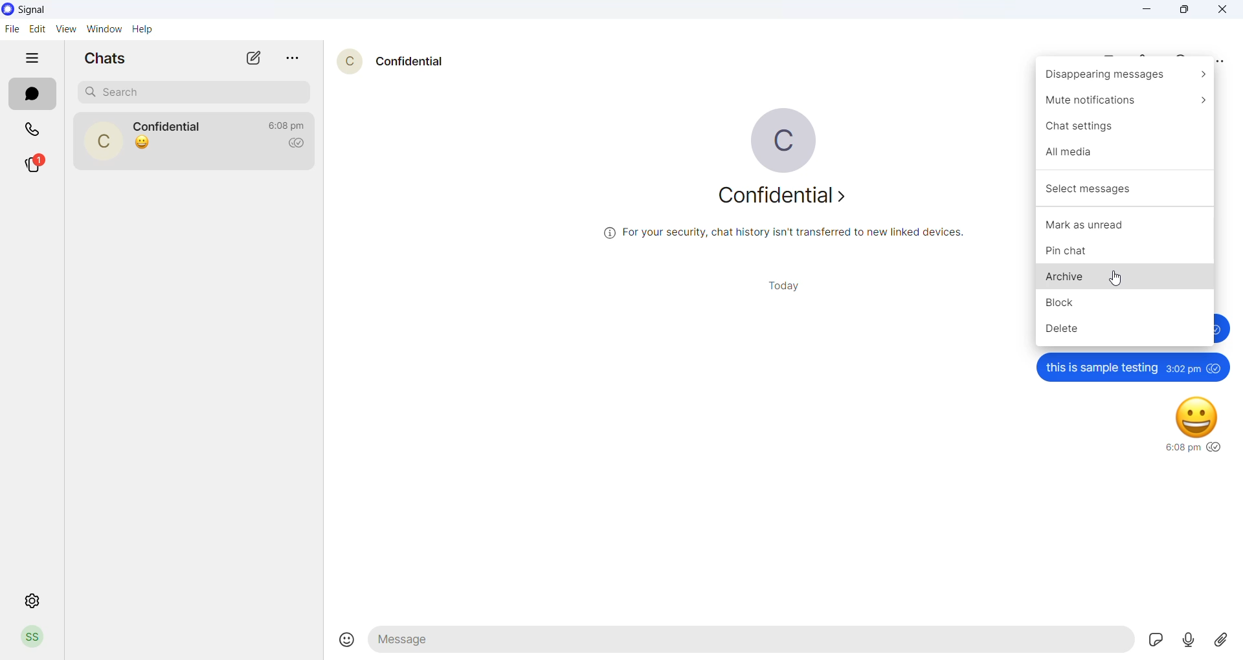  Describe the element at coordinates (775, 287) in the screenshot. I see `today heading` at that location.